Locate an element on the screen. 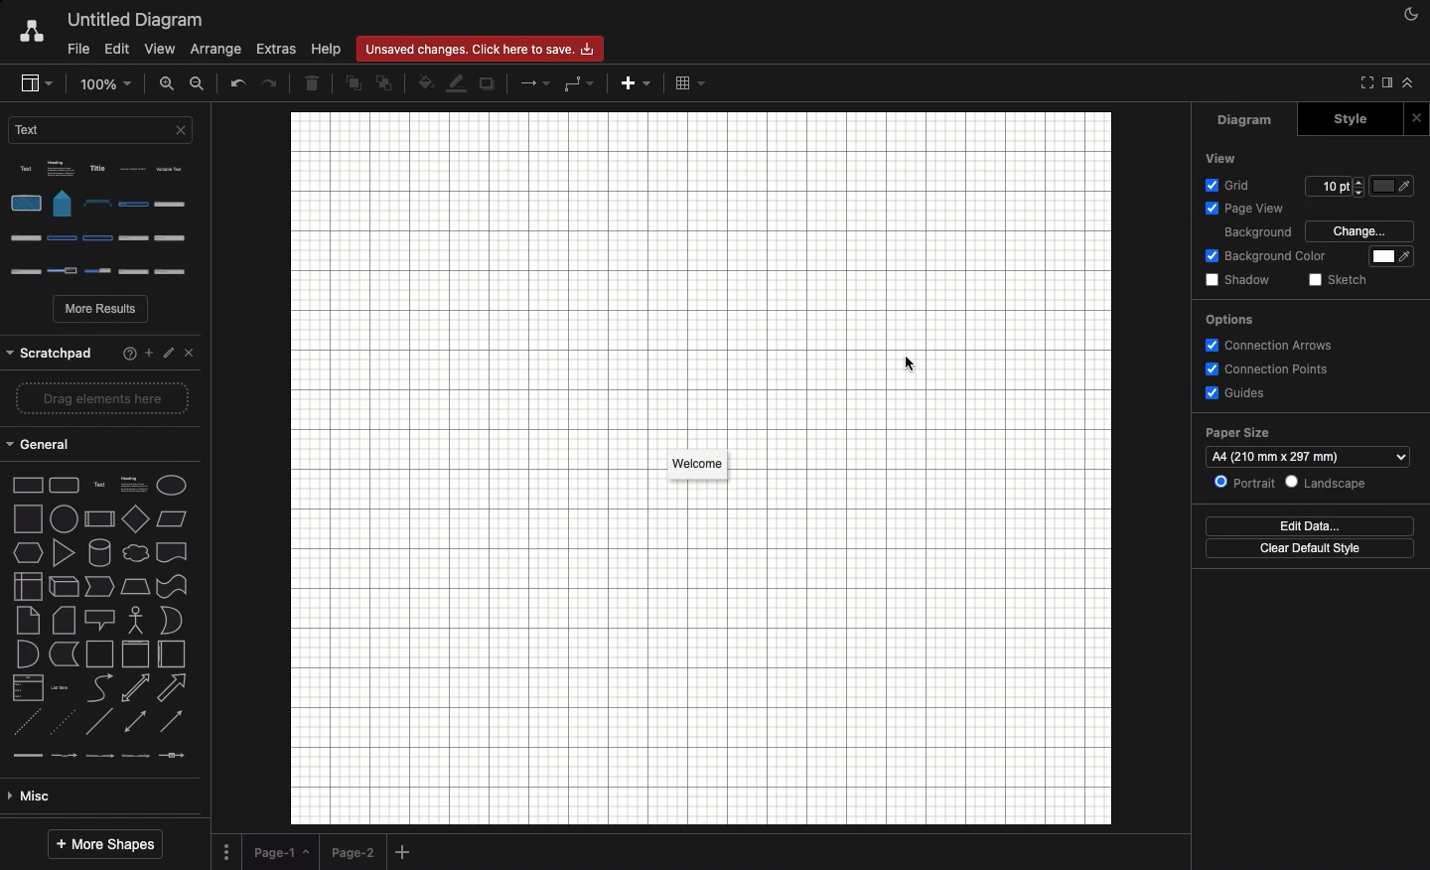  Diagram is located at coordinates (1243, 121).